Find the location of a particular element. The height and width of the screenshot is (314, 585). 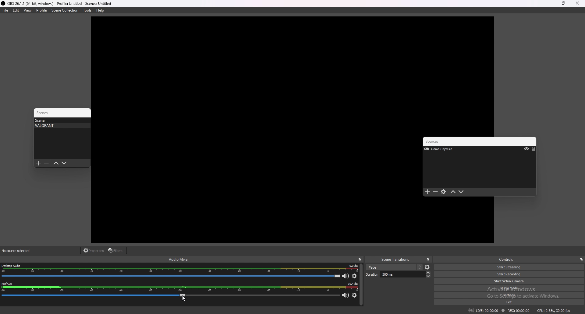

move down is located at coordinates (64, 163).